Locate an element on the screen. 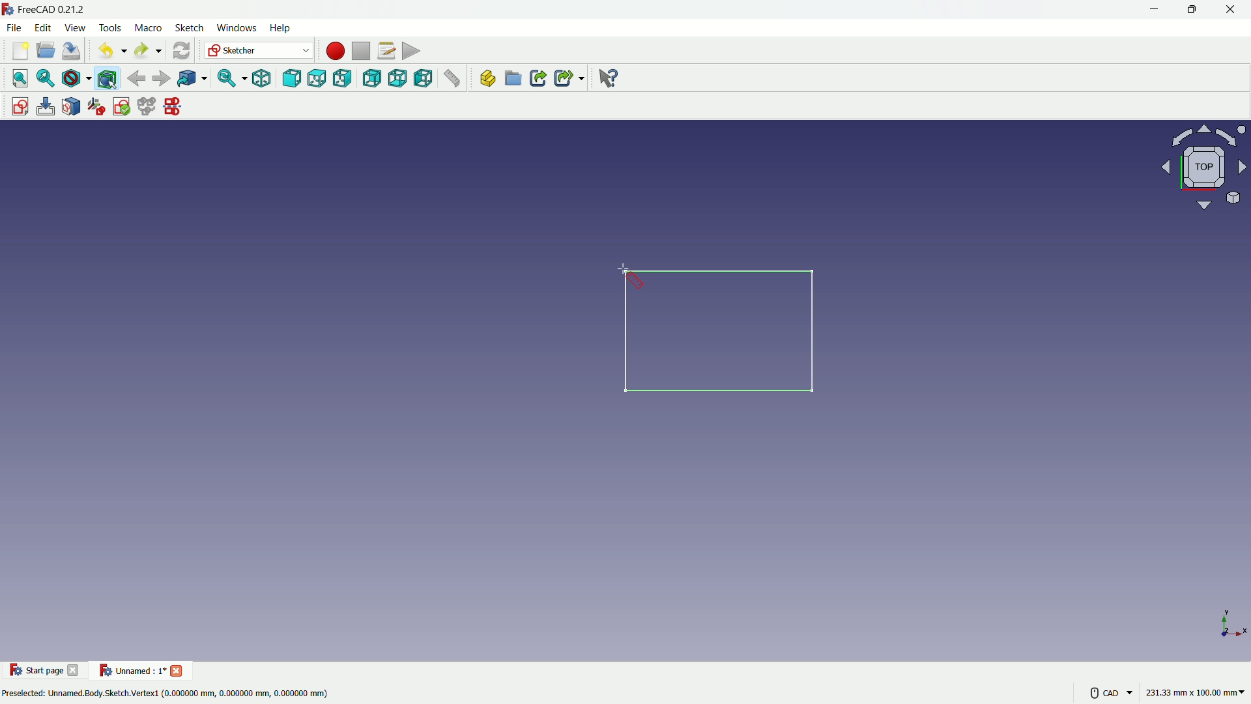 This screenshot has width=1251, height=704. new file is located at coordinates (18, 53).